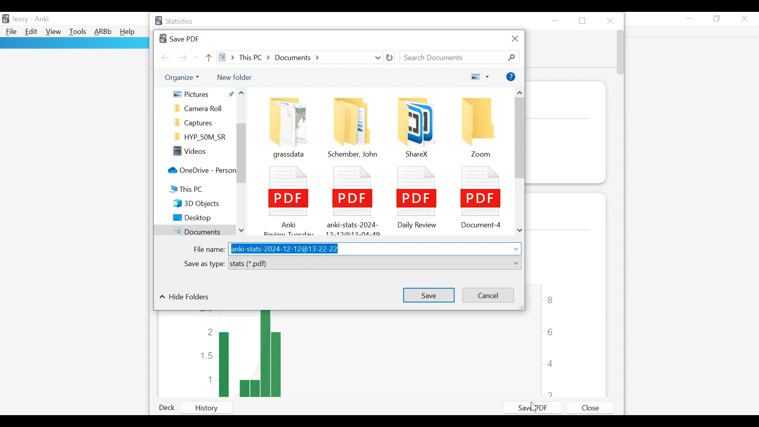 The image size is (759, 427). I want to click on Vertical Scroll bar, so click(520, 140).